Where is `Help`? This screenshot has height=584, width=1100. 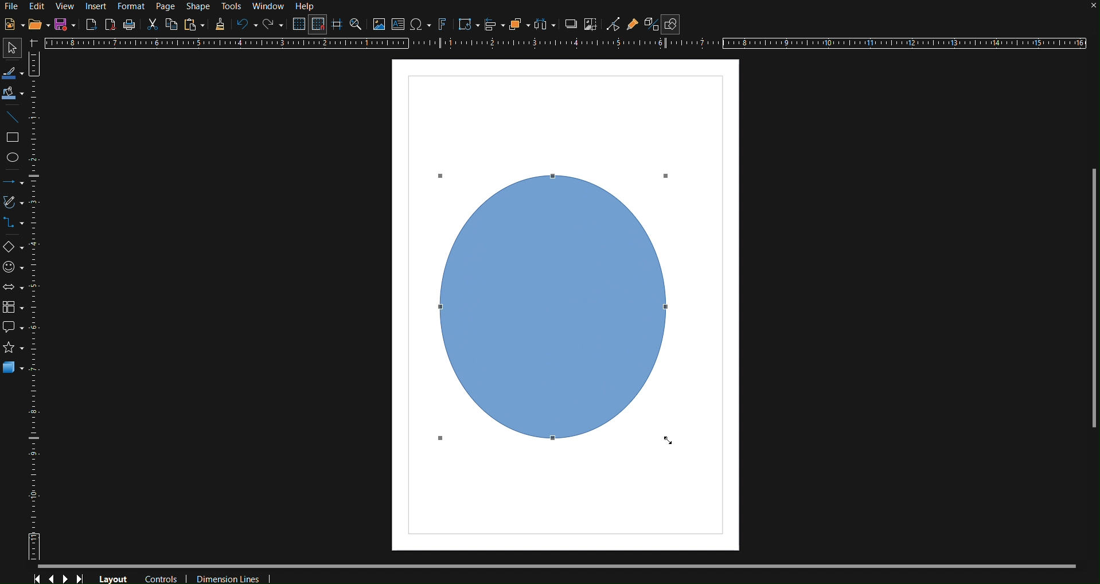 Help is located at coordinates (307, 7).